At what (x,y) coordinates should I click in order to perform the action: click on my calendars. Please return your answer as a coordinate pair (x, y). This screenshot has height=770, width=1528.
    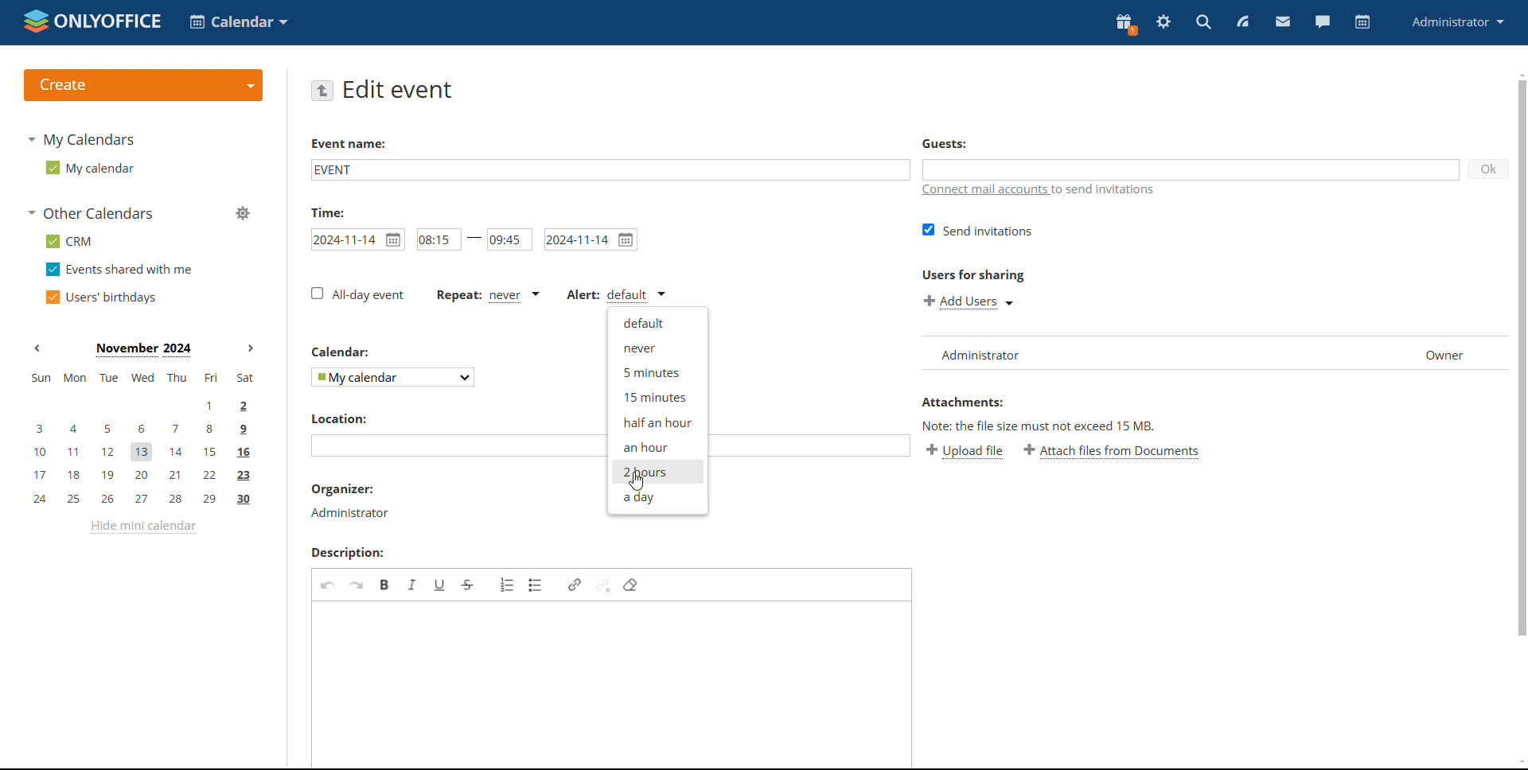
    Looking at the image, I should click on (84, 140).